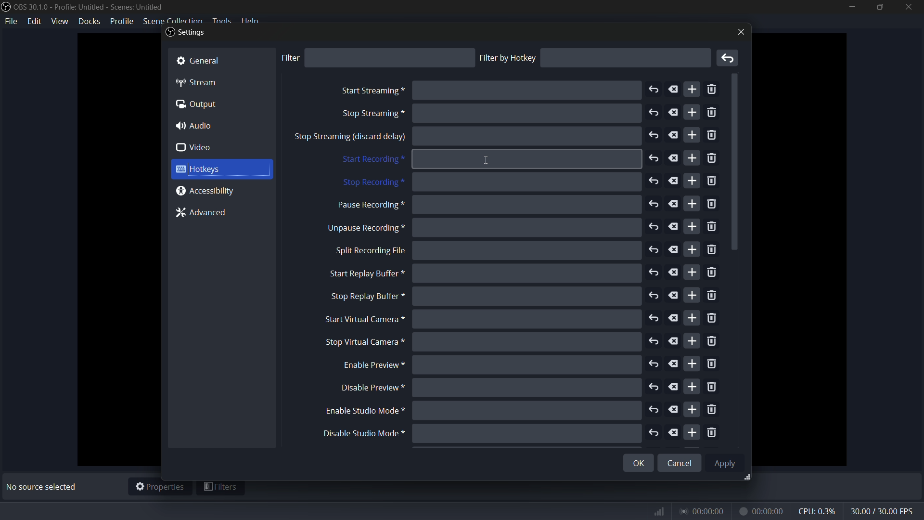 The width and height of the screenshot is (924, 520). Describe the element at coordinates (654, 365) in the screenshot. I see `undo` at that location.